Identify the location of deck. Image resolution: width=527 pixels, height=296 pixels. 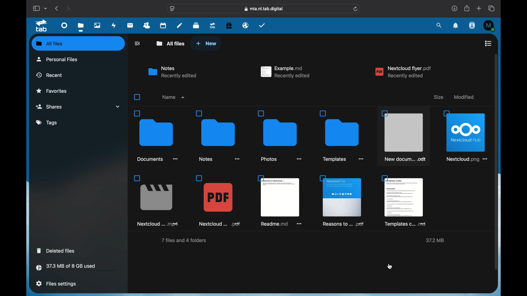
(196, 25).